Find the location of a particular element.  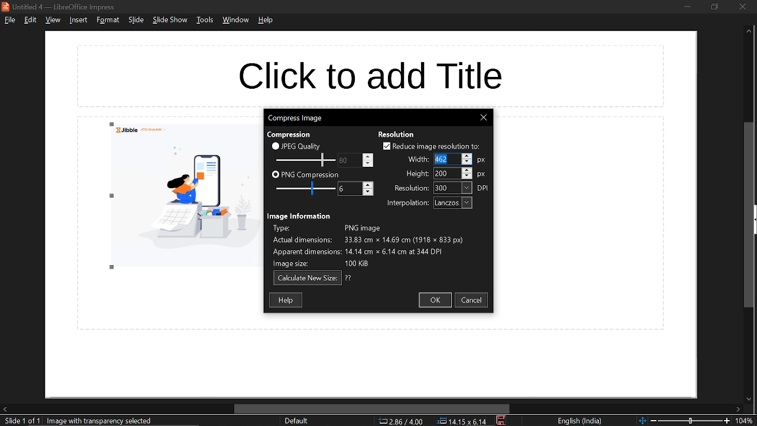

help is located at coordinates (287, 299).